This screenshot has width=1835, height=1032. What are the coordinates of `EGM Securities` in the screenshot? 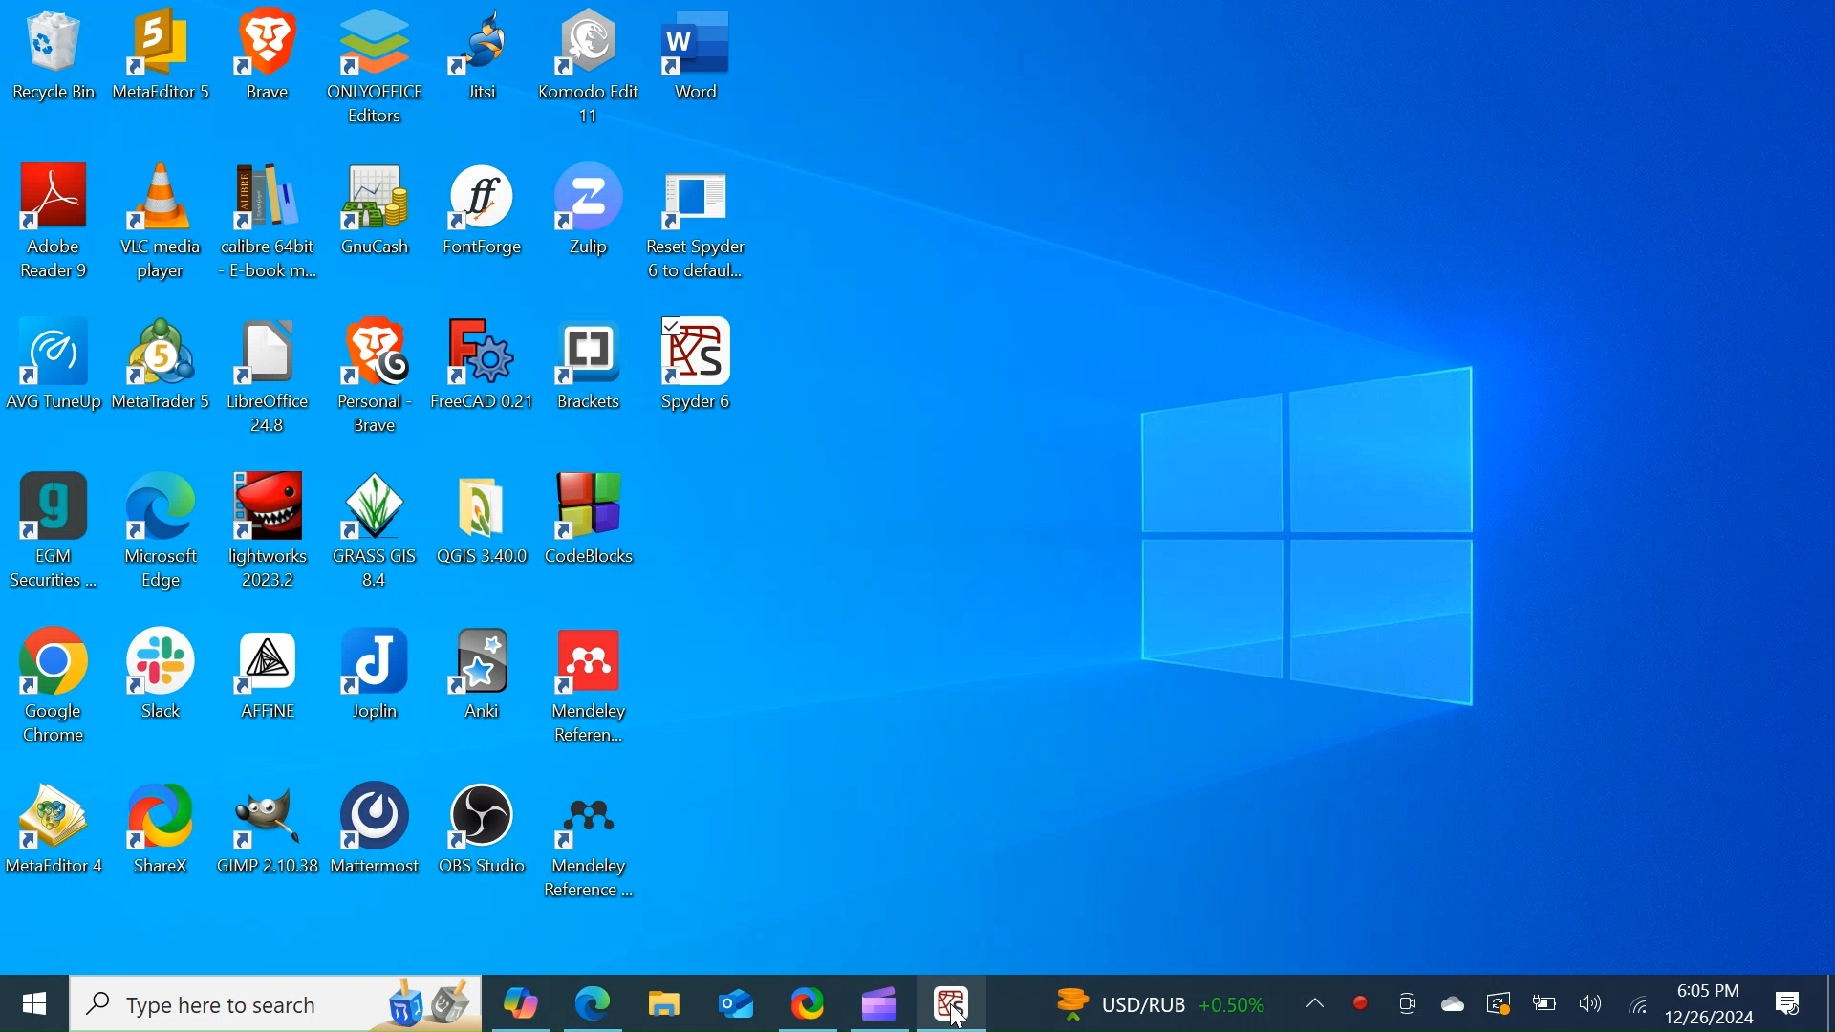 It's located at (54, 531).